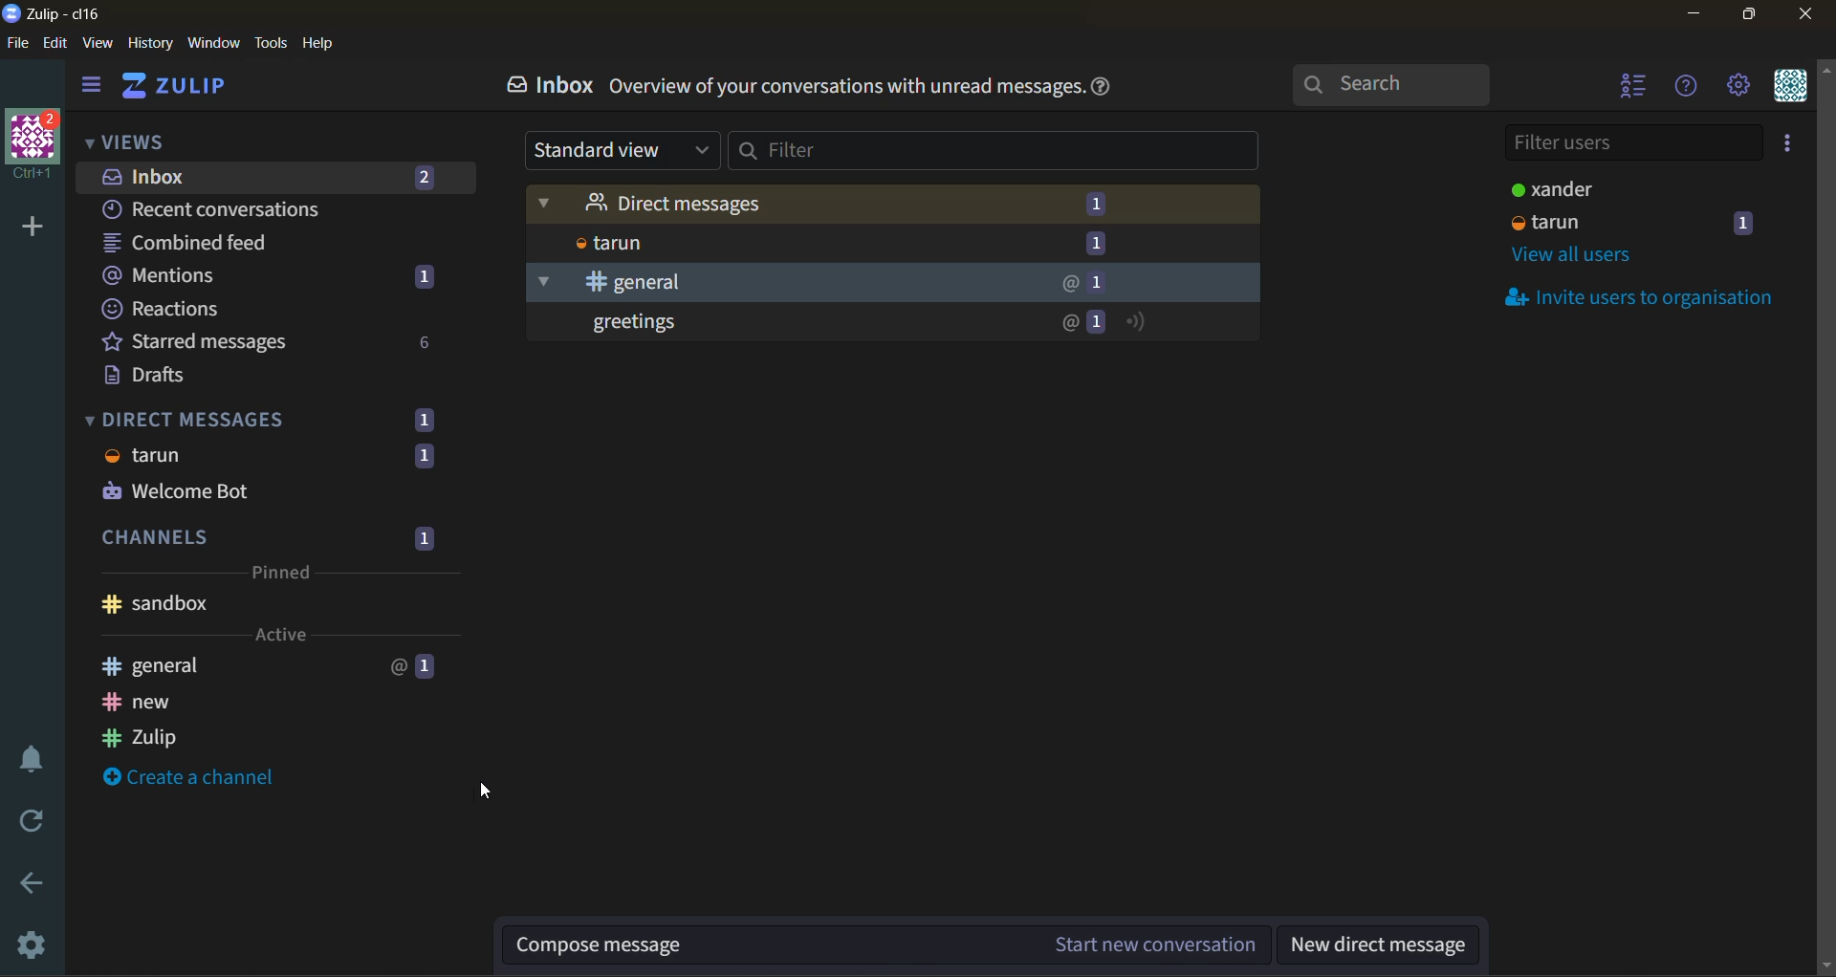 This screenshot has width=1836, height=977. What do you see at coordinates (1685, 87) in the screenshot?
I see `help menu` at bounding box center [1685, 87].